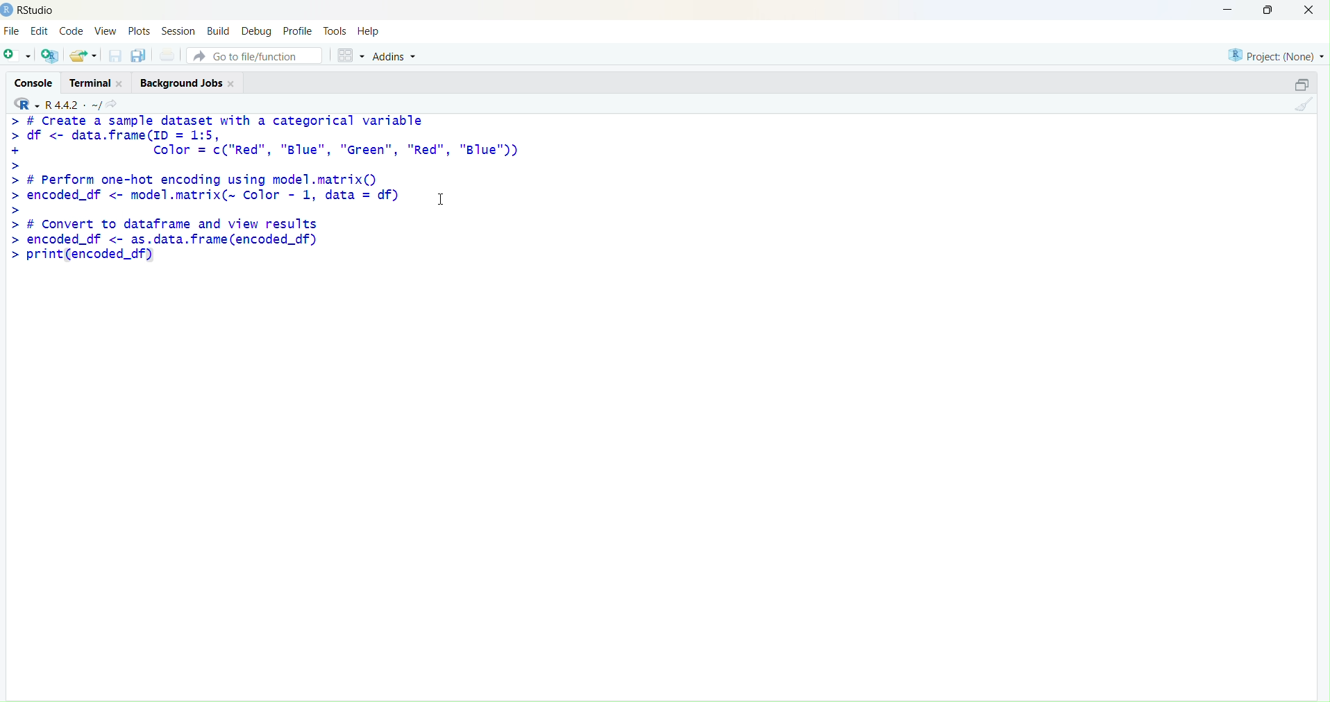  I want to click on clean, so click(1304, 104).